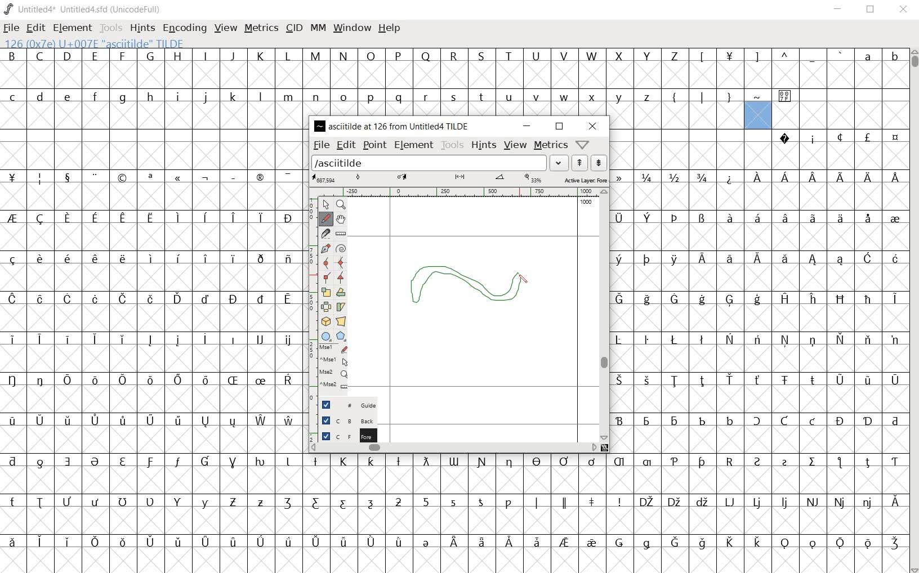 The image size is (919, 573). I want to click on load word list, so click(439, 162).